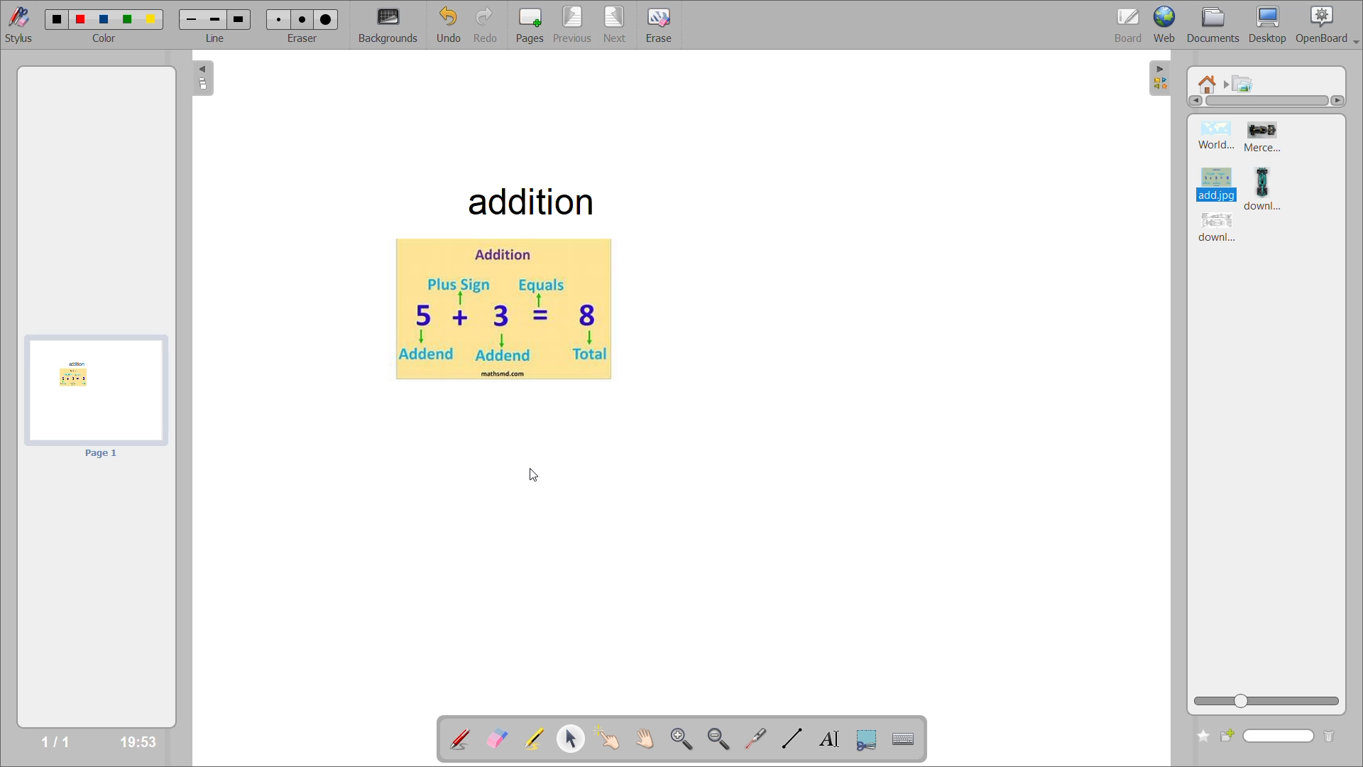 This screenshot has width=1363, height=767. What do you see at coordinates (1129, 26) in the screenshot?
I see `board` at bounding box center [1129, 26].